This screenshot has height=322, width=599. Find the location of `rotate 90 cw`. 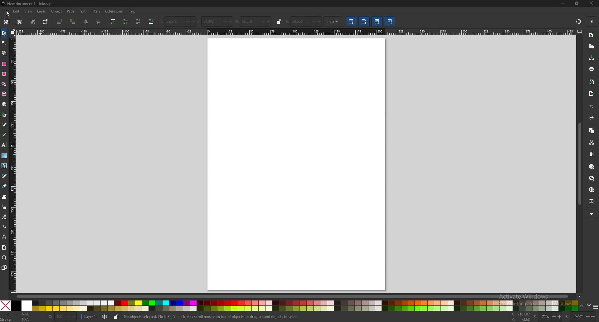

rotate 90 cw is located at coordinates (73, 22).